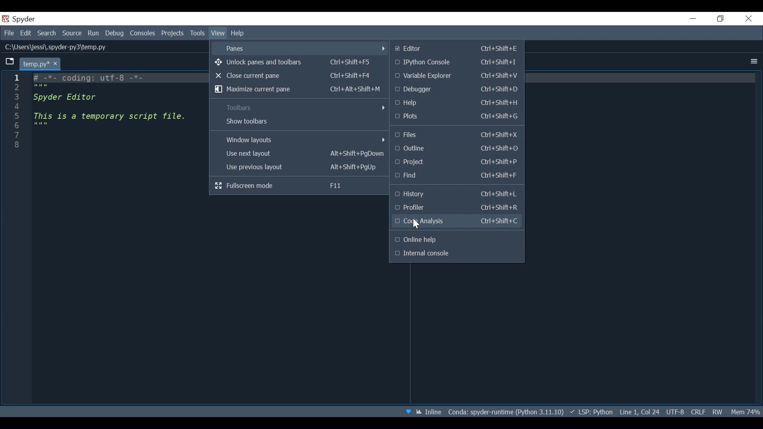 The width and height of the screenshot is (763, 429). I want to click on File EQL Status, so click(695, 412).